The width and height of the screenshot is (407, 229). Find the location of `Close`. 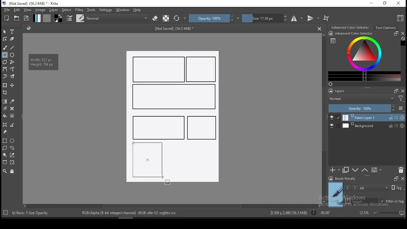

Close is located at coordinates (319, 28).